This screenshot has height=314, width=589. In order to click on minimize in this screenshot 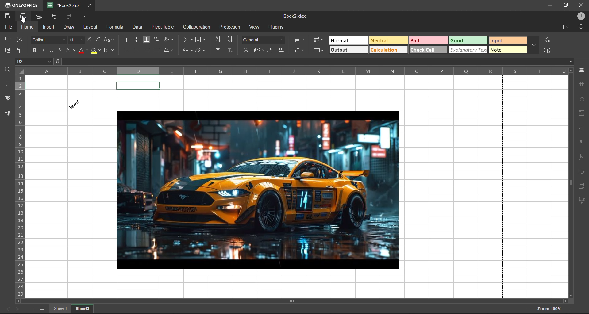, I will do `click(549, 5)`.